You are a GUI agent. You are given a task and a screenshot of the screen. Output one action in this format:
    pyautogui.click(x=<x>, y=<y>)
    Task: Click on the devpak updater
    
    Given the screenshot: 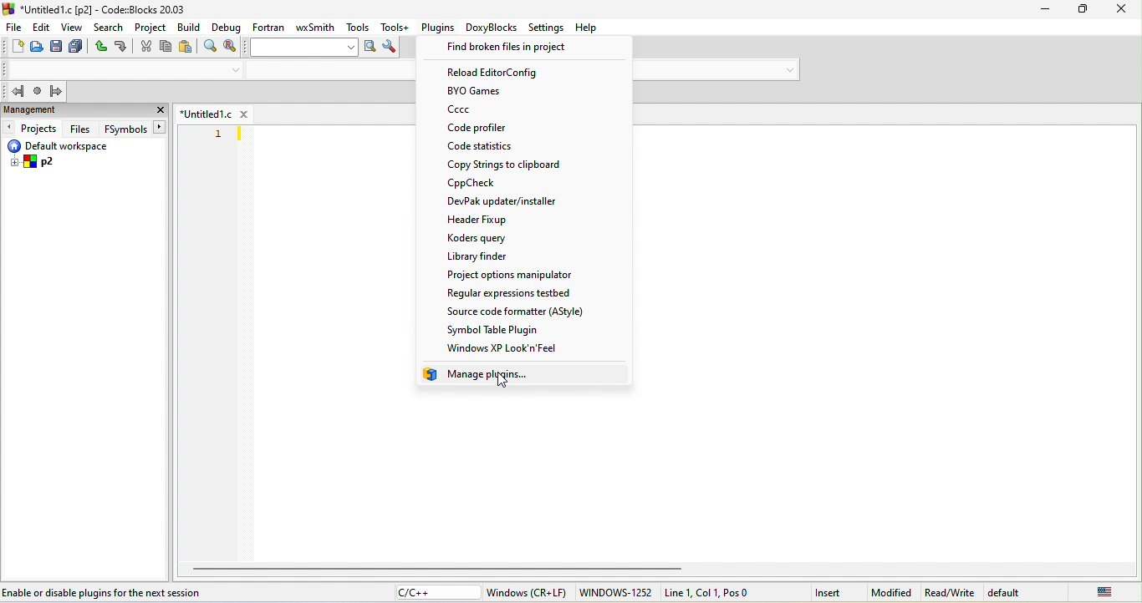 What is the action you would take?
    pyautogui.click(x=506, y=200)
    